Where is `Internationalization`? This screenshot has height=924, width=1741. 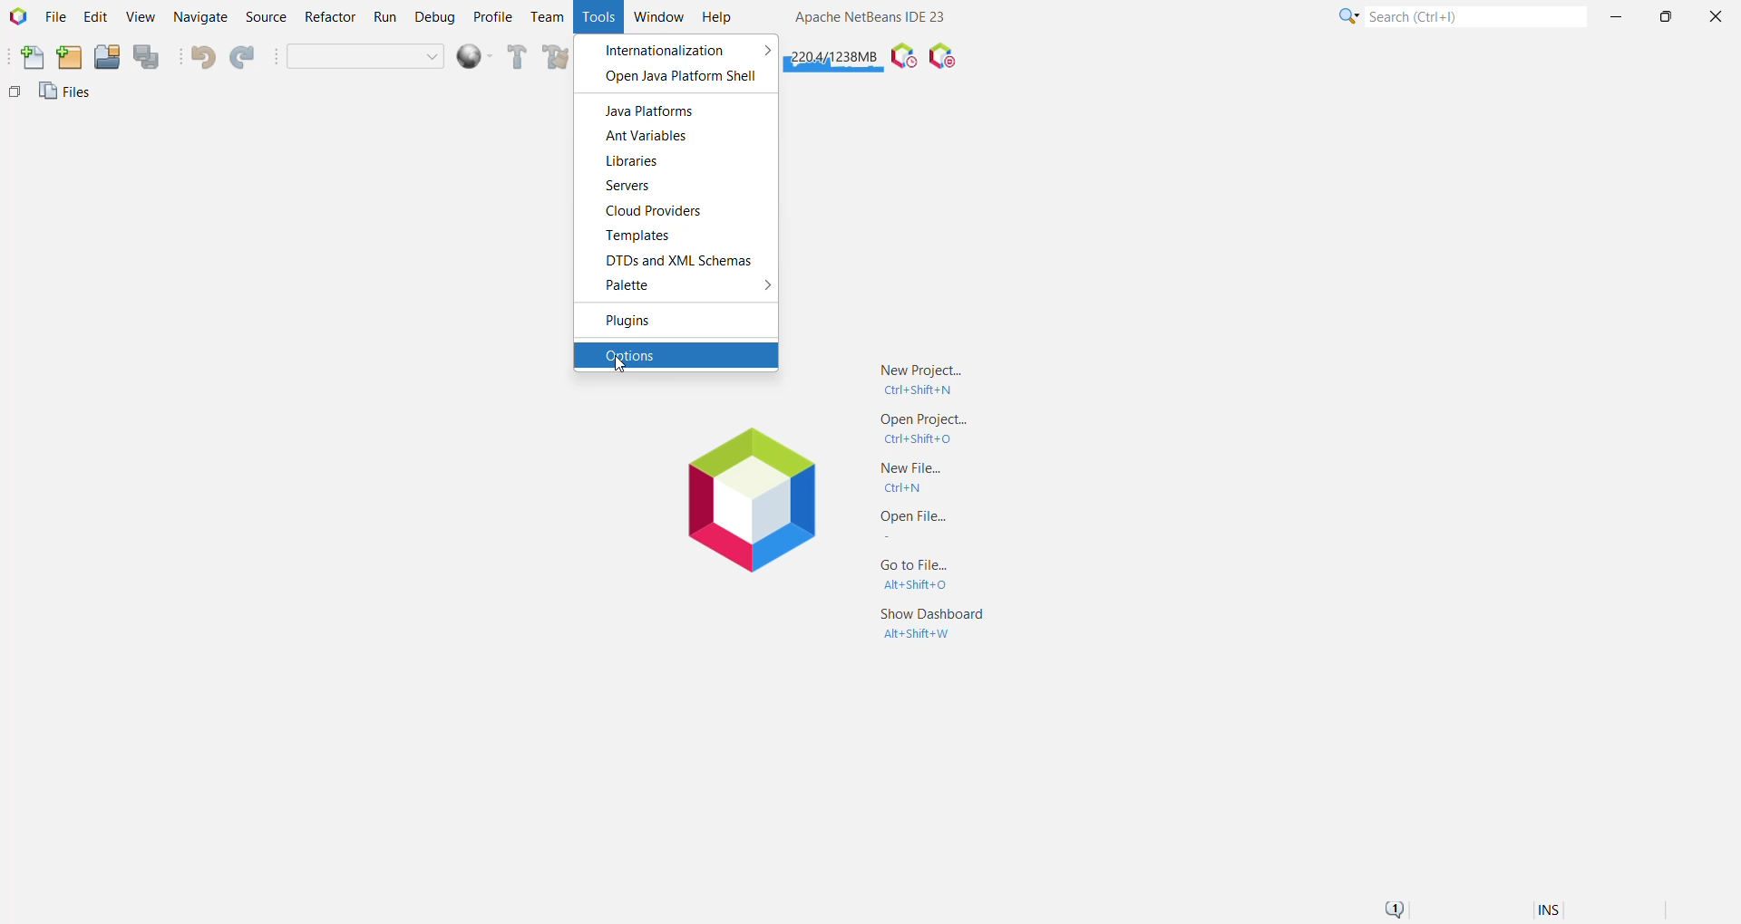 Internationalization is located at coordinates (662, 50).